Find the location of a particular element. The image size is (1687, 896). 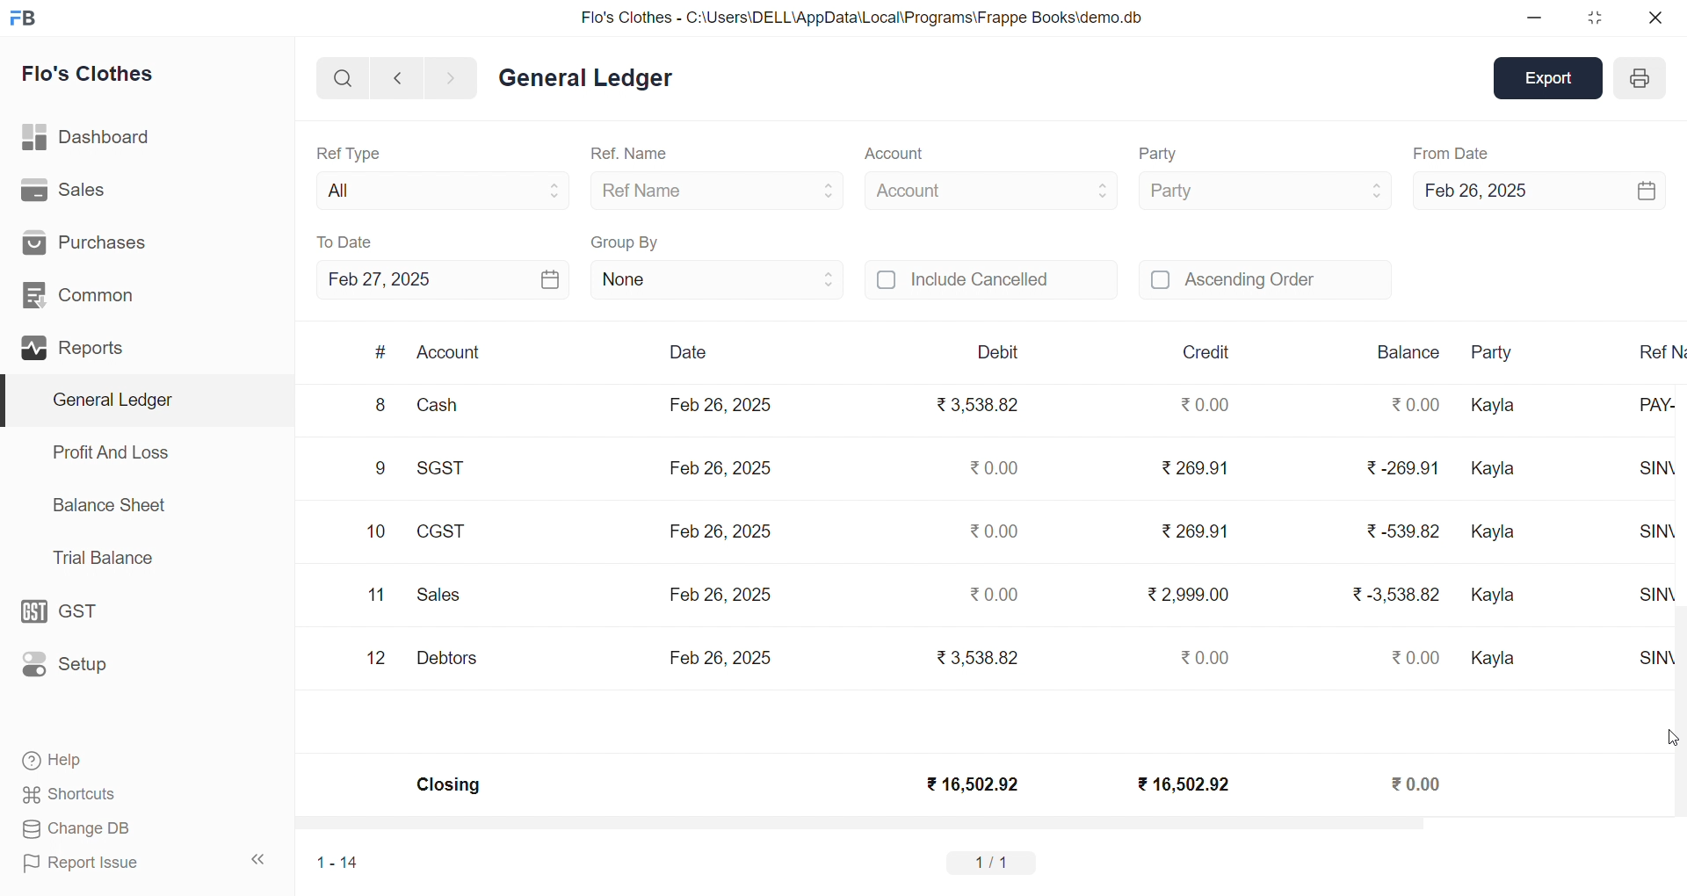

HORIZONTAL SCROLL BAR is located at coordinates (977, 826).